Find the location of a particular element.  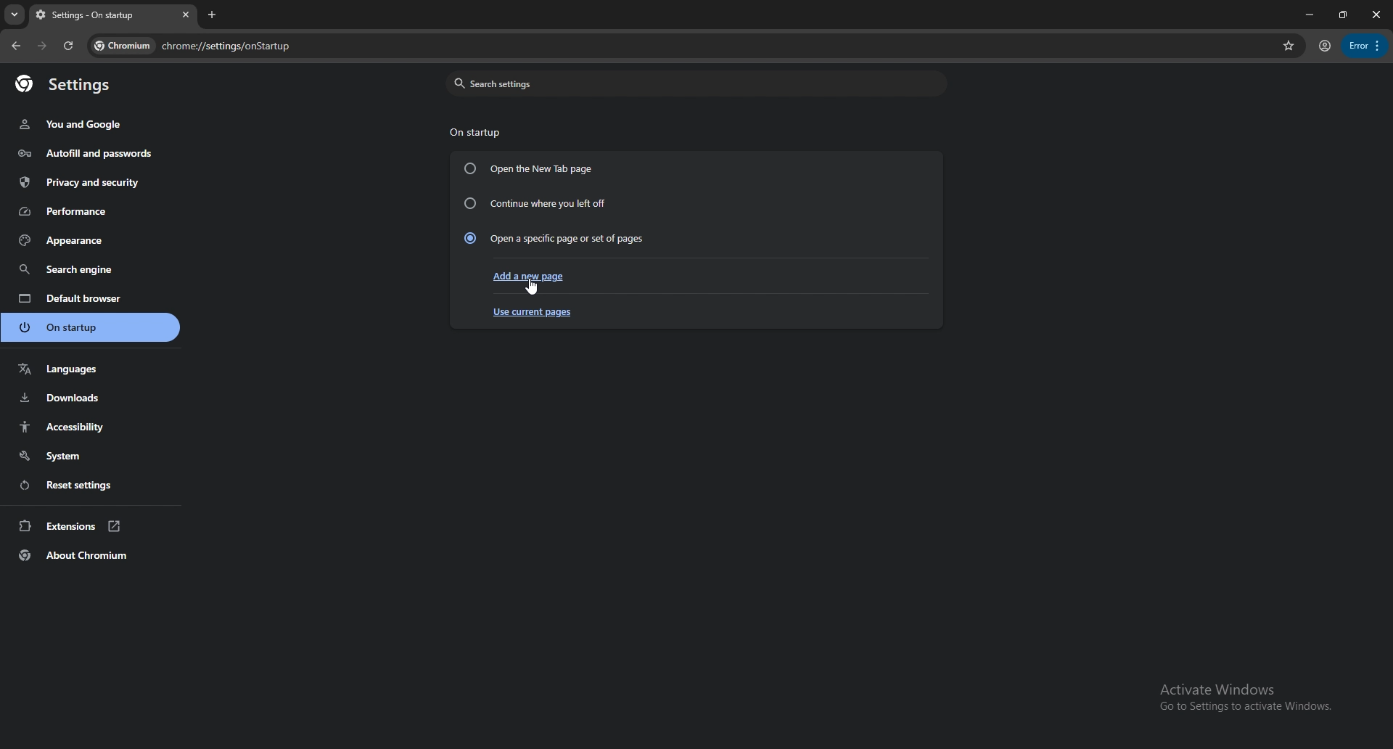

forward is located at coordinates (42, 46).